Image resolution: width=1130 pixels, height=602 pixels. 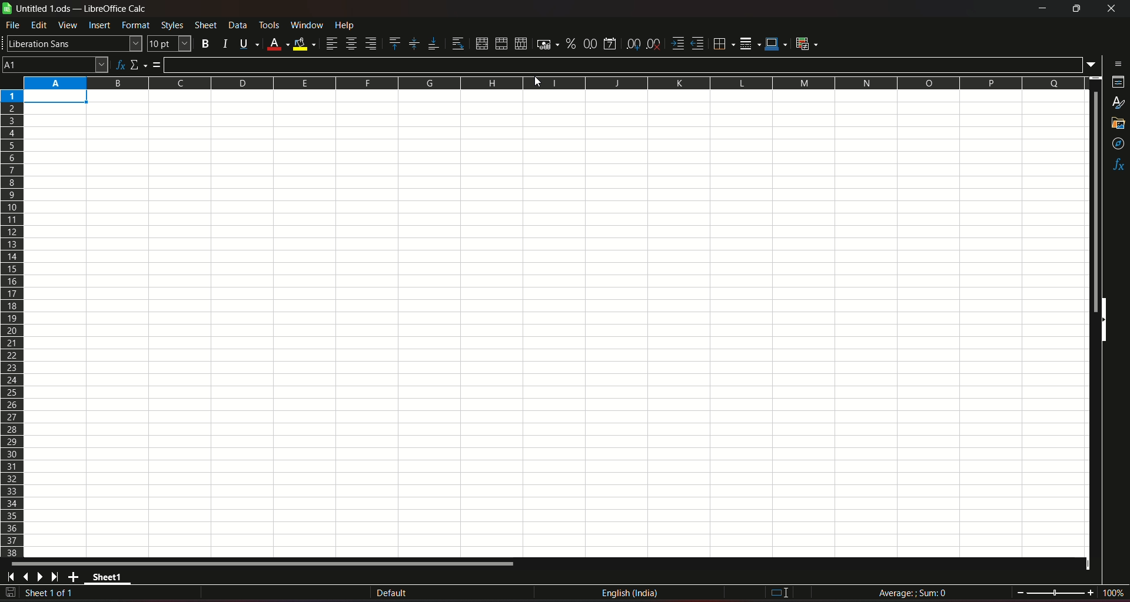 What do you see at coordinates (545, 44) in the screenshot?
I see `format as currency` at bounding box center [545, 44].